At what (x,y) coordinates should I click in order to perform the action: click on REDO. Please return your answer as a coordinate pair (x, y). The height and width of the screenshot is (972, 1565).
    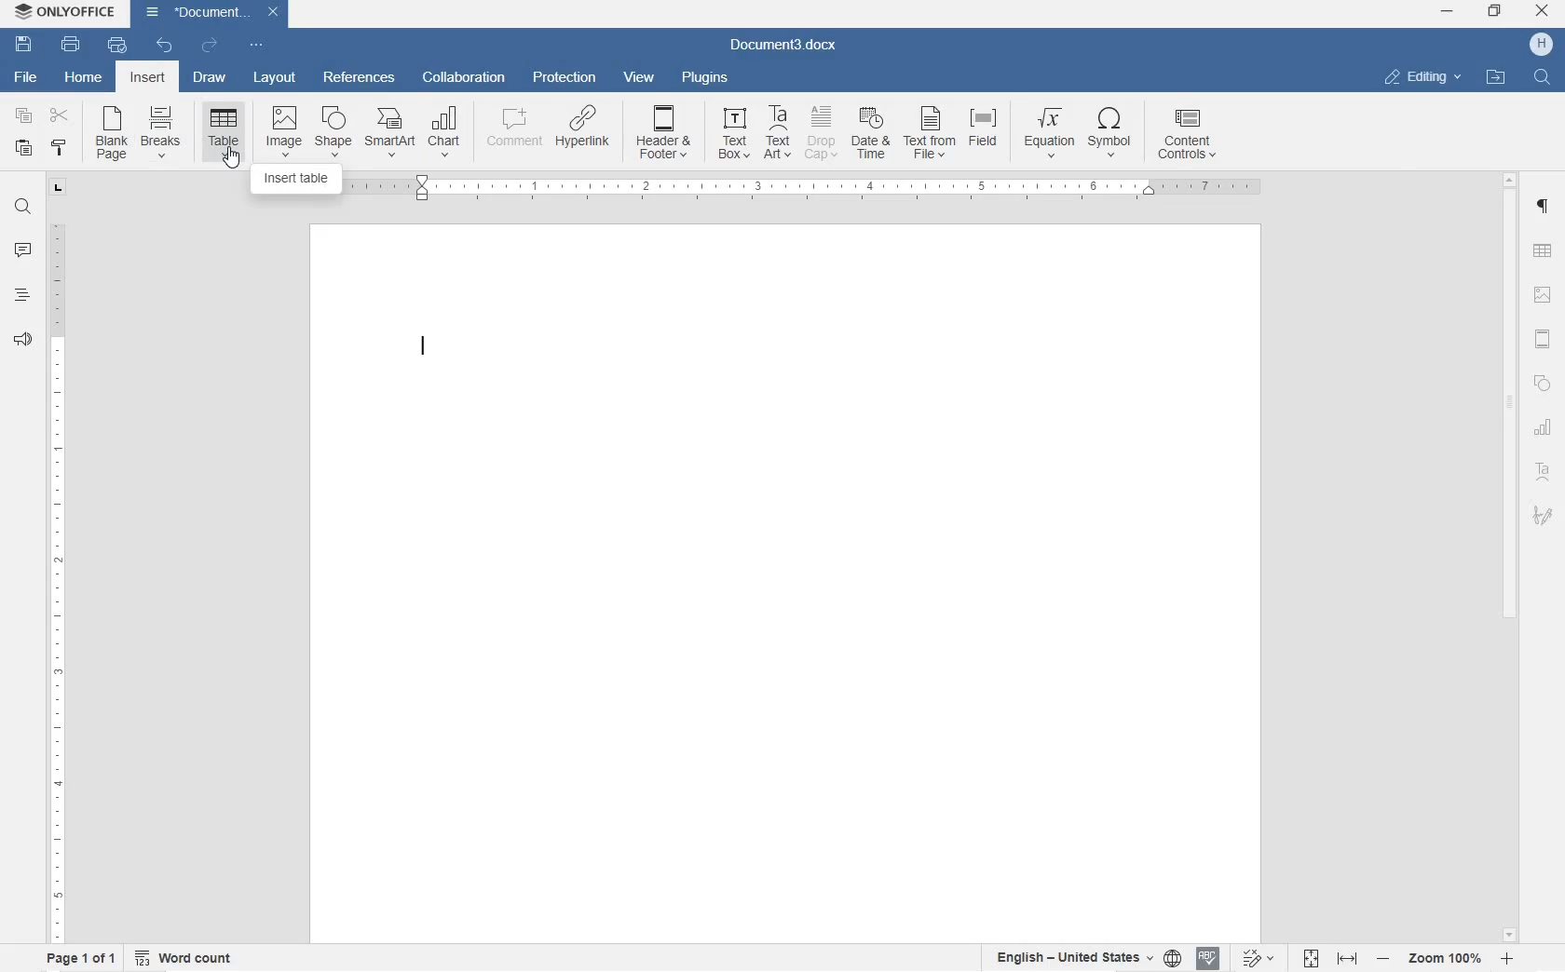
    Looking at the image, I should click on (209, 45).